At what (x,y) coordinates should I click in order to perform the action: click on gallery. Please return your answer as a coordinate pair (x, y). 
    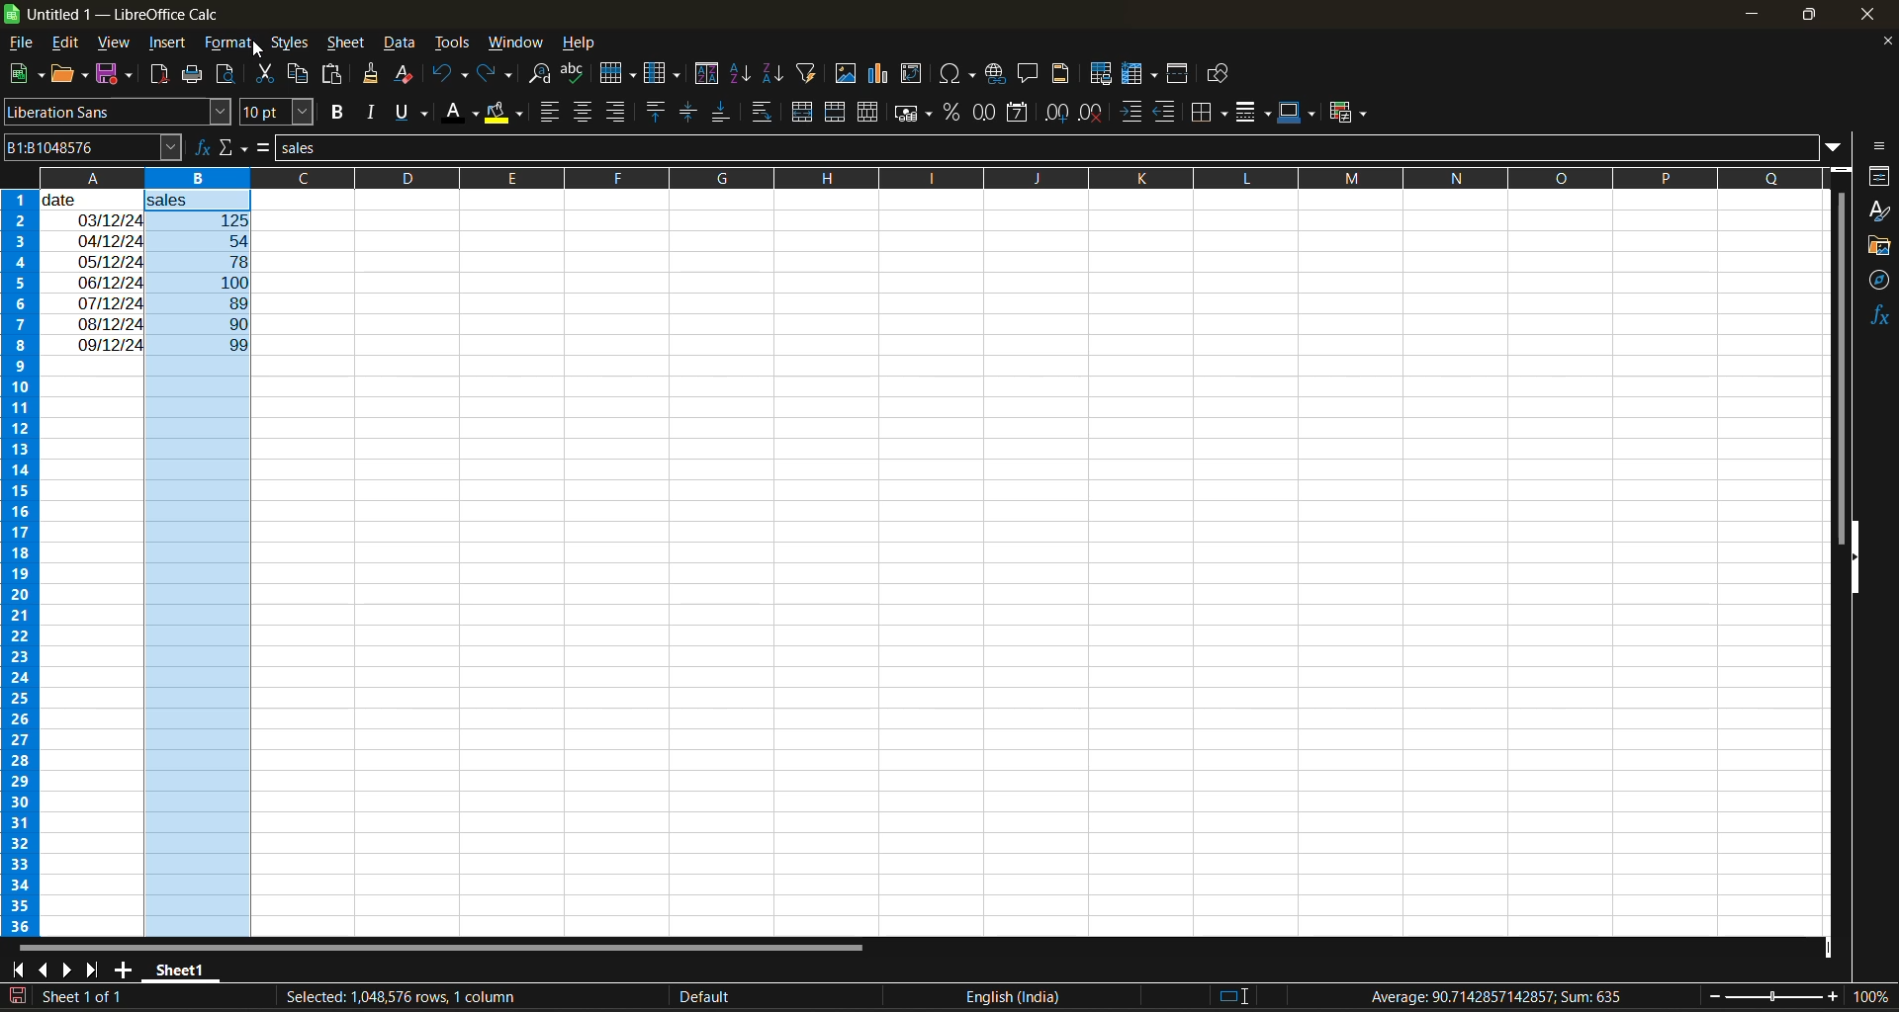
    Looking at the image, I should click on (1879, 246).